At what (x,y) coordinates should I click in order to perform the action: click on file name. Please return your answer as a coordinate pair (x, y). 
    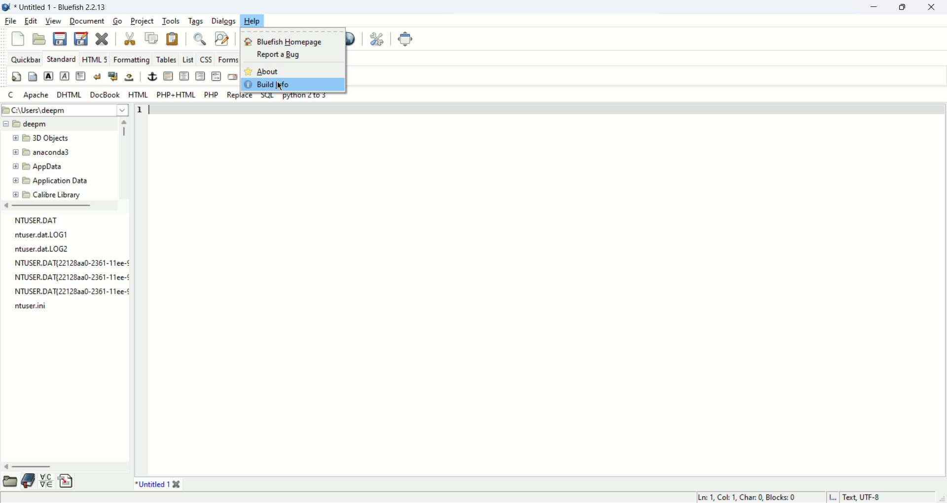
    Looking at the image, I should click on (43, 235).